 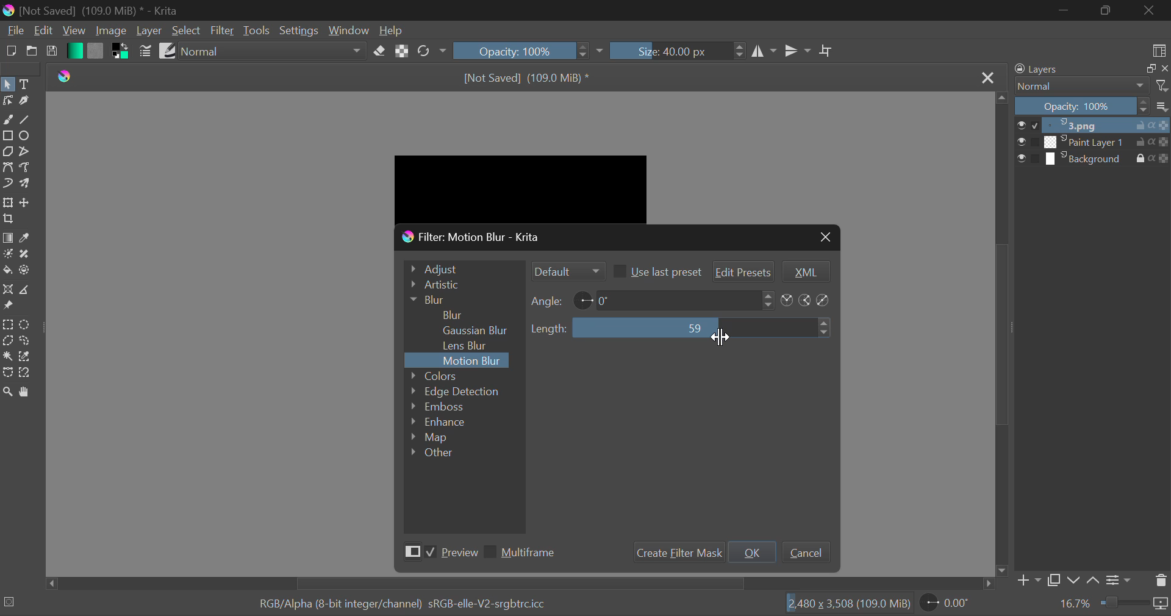 I want to click on Smart Patch Tool, so click(x=23, y=256).